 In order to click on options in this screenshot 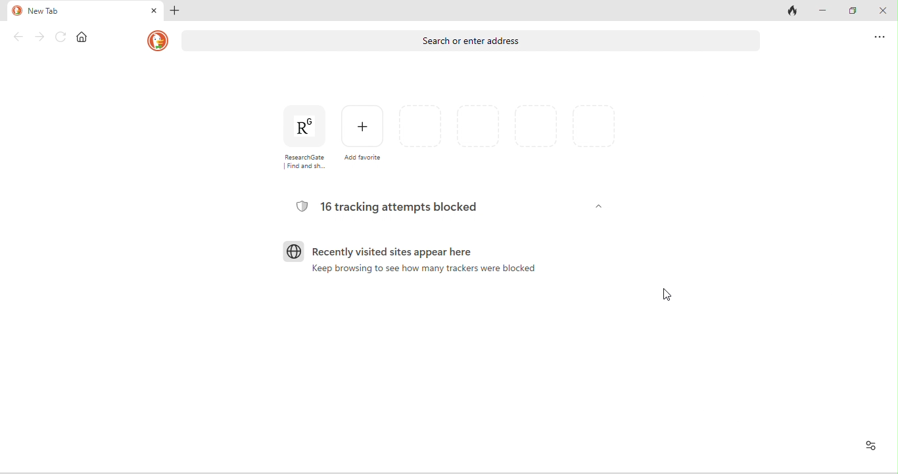, I will do `click(868, 445)`.